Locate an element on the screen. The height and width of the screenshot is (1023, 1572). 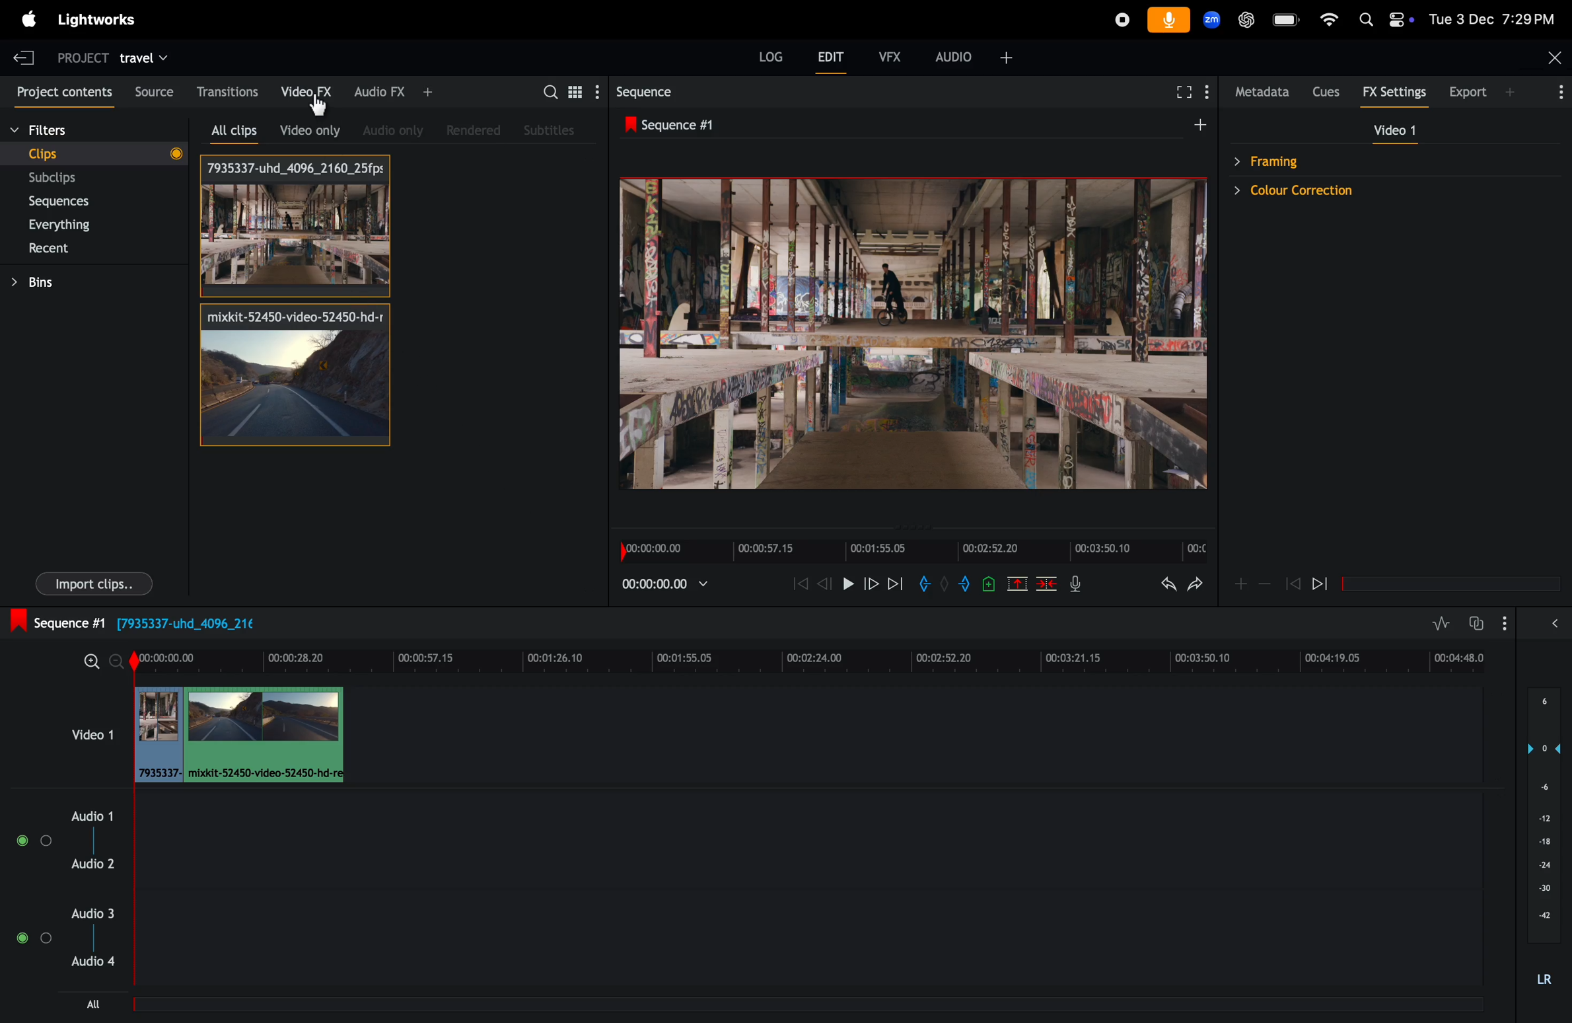
sequence #1 is located at coordinates (152, 623).